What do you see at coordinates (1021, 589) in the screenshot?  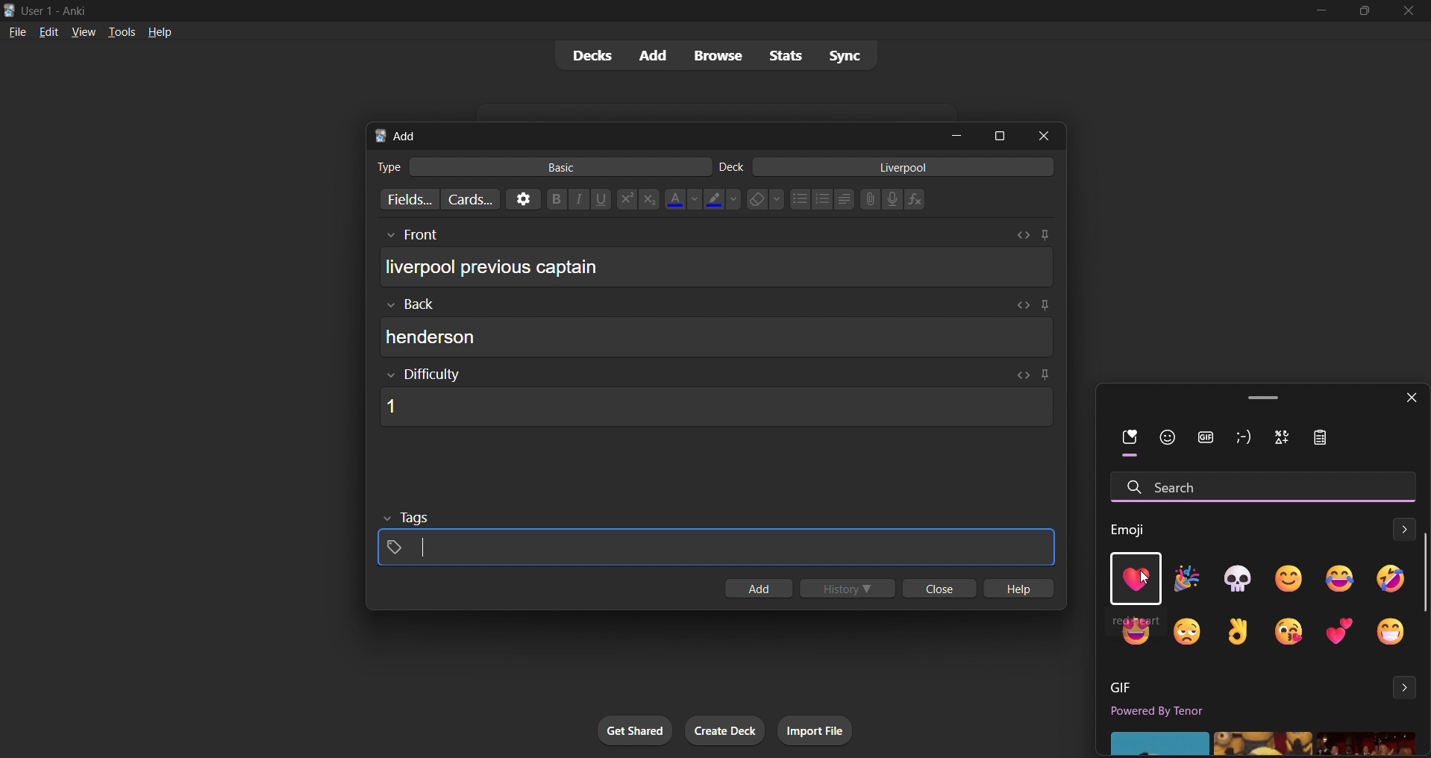 I see `hlep` at bounding box center [1021, 589].